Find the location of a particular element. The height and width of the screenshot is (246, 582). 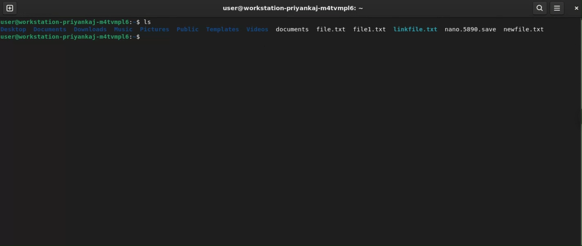

user@workstation-priyankaj-m4tvmpl6: $ is located at coordinates (70, 21).